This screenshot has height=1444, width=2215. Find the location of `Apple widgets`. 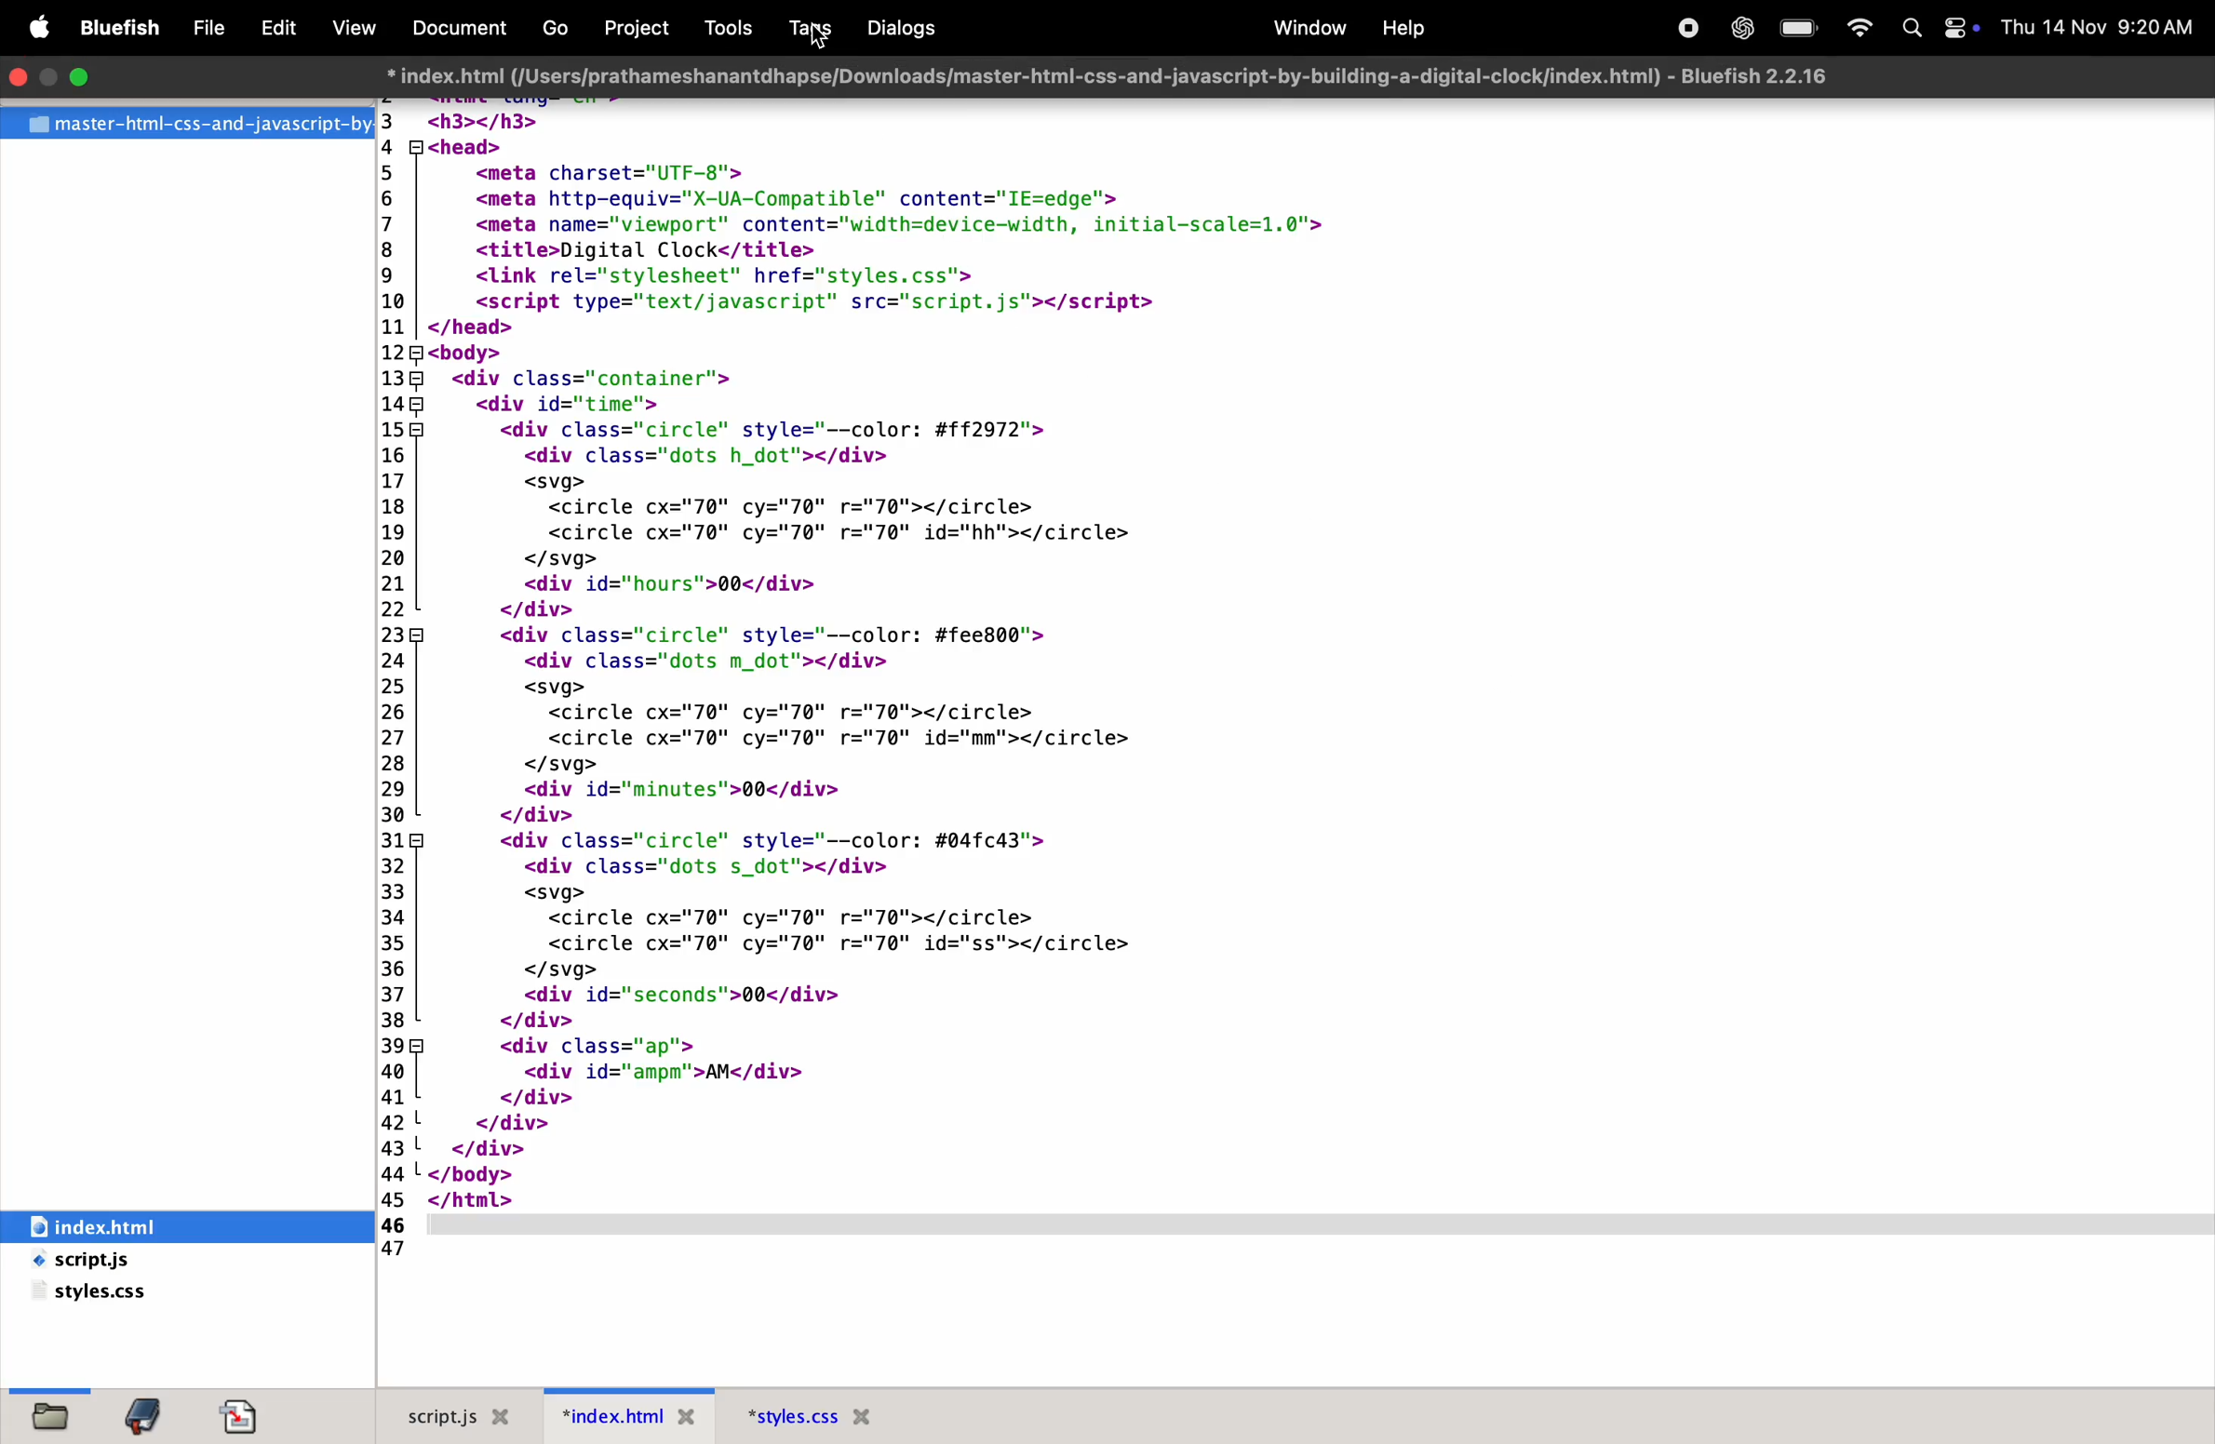

Apple widgets is located at coordinates (1935, 29).